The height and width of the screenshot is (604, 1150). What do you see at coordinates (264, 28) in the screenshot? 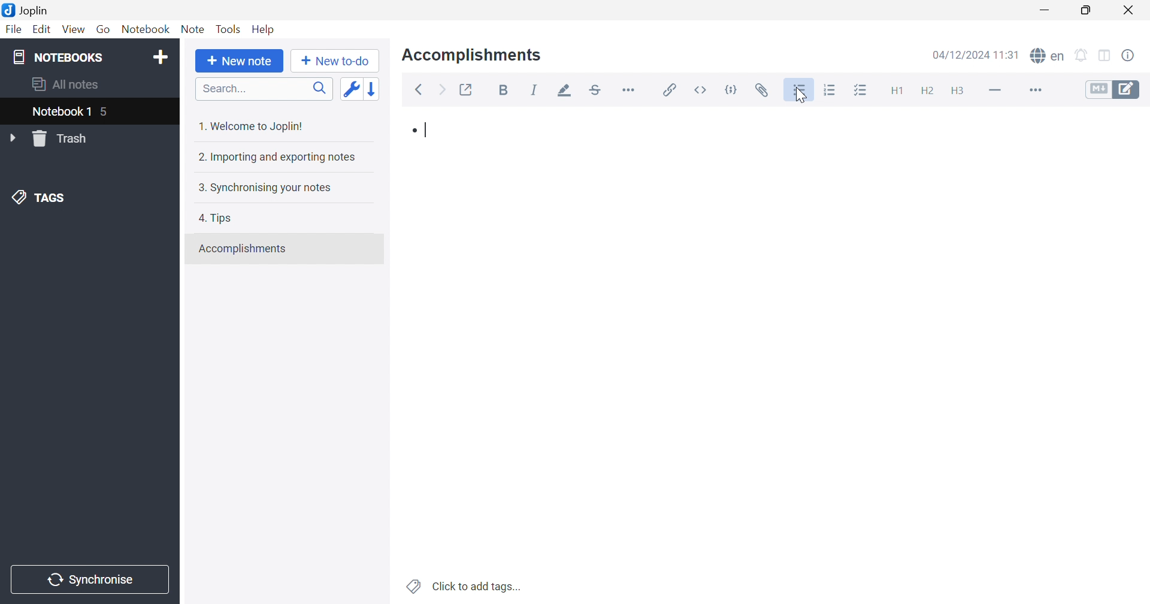
I see `Help` at bounding box center [264, 28].